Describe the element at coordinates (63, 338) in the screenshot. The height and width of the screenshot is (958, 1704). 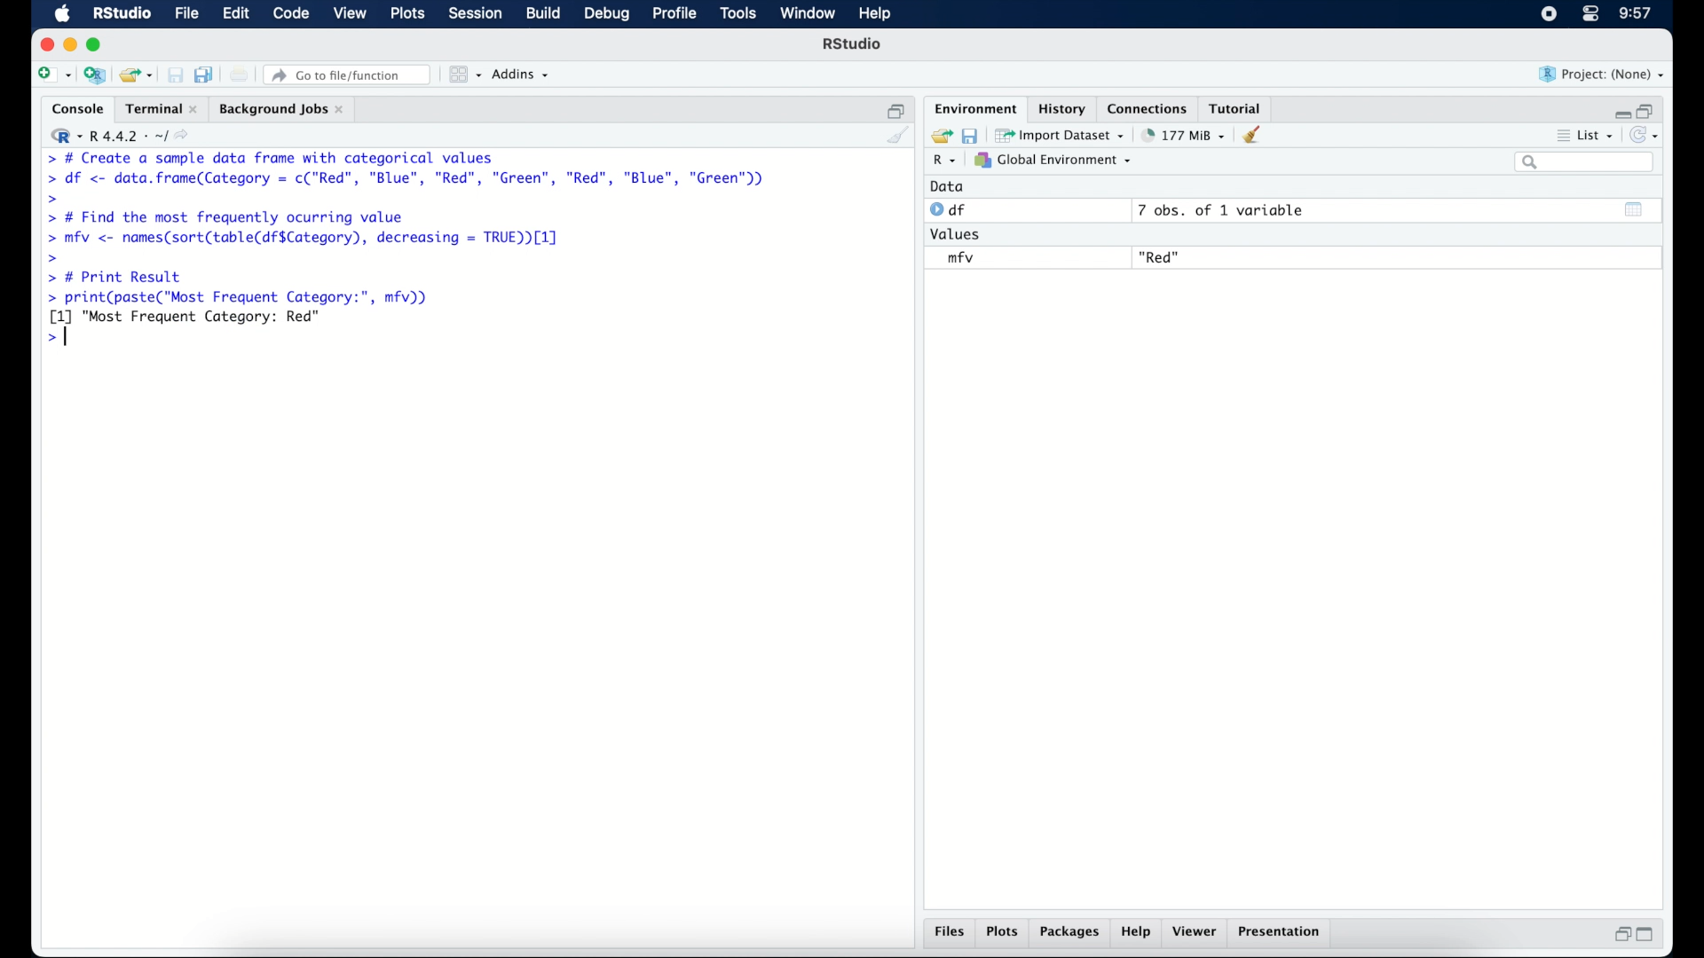
I see `command prompt` at that location.